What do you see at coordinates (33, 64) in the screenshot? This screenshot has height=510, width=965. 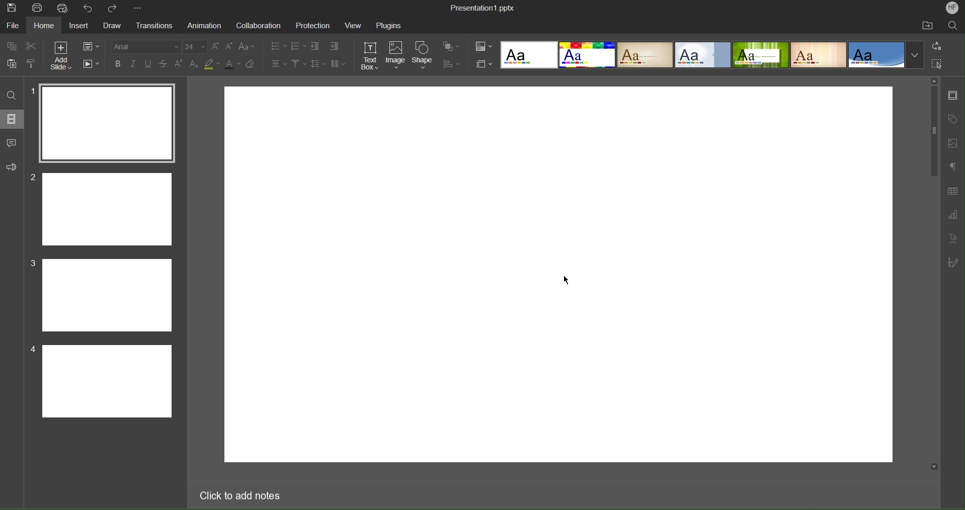 I see `clone formatting` at bounding box center [33, 64].